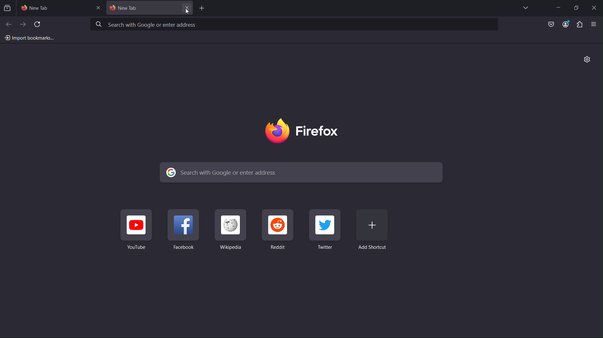 This screenshot has width=603, height=338. Describe the element at coordinates (38, 23) in the screenshot. I see `Refresh` at that location.